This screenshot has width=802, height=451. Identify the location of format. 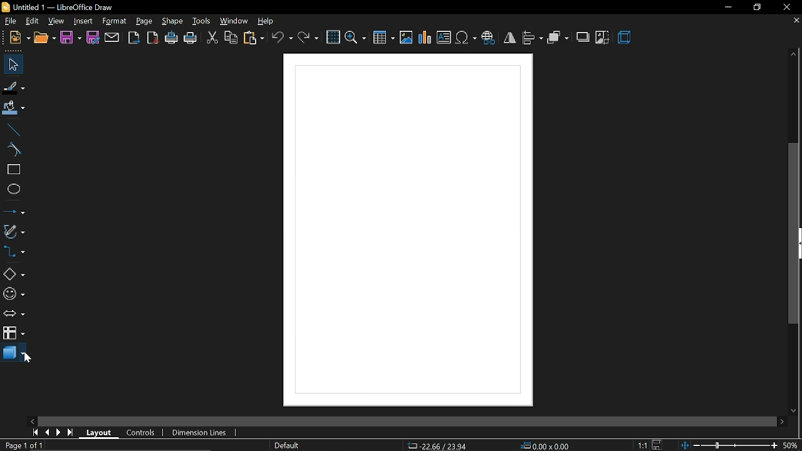
(115, 21).